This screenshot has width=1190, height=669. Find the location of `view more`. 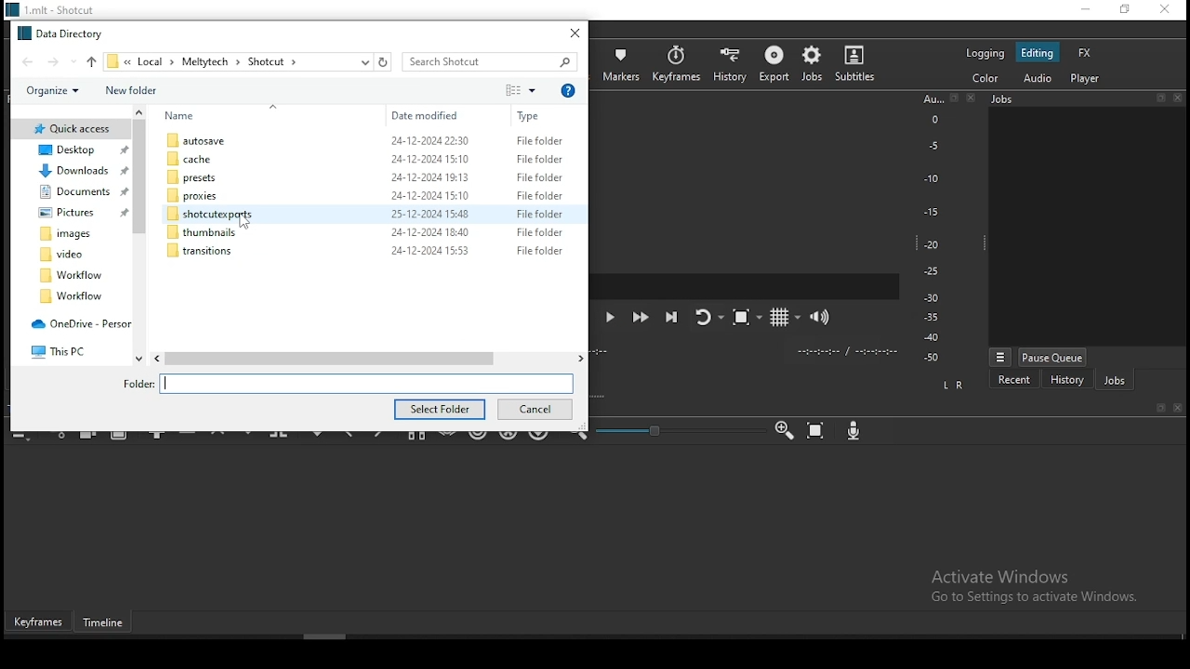

view more is located at coordinates (999, 356).